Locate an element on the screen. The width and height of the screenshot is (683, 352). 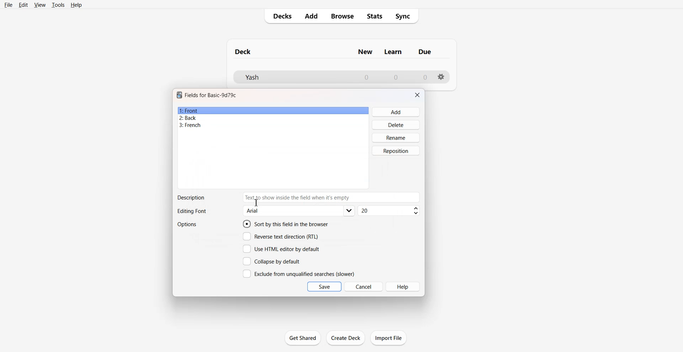
Import File is located at coordinates (388, 338).